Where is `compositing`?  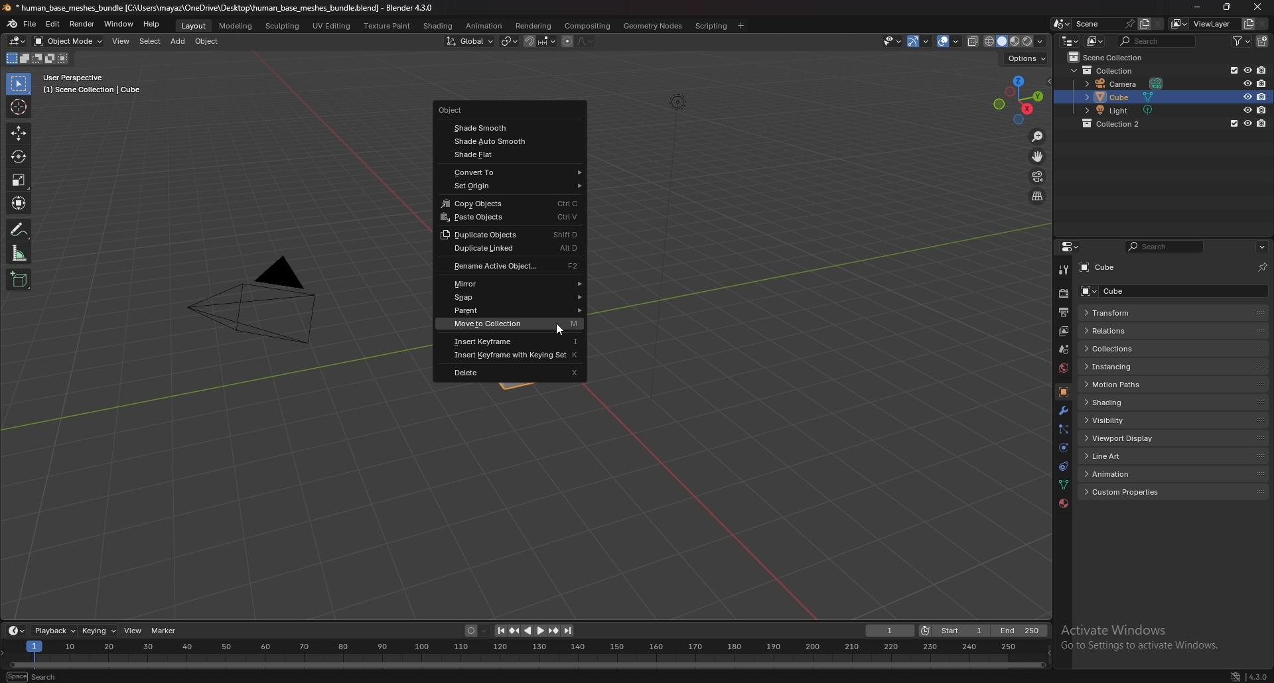
compositing is located at coordinates (587, 27).